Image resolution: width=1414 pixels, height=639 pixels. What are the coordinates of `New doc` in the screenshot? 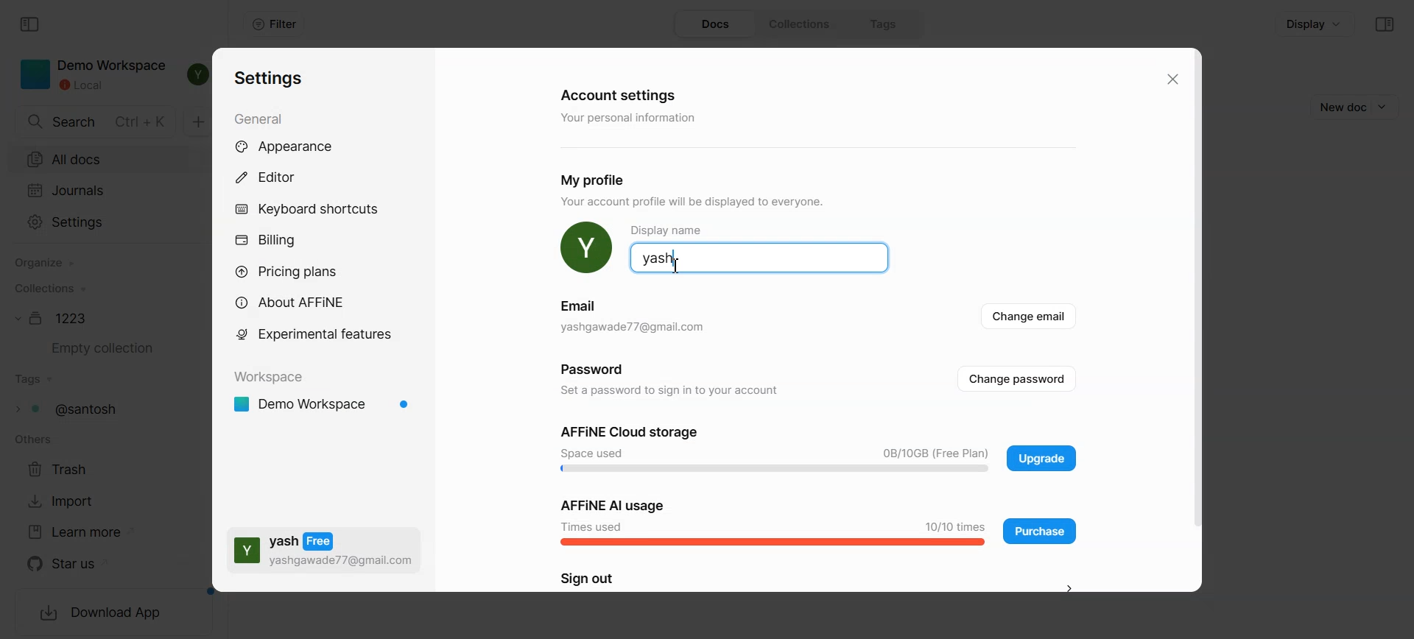 It's located at (1338, 107).